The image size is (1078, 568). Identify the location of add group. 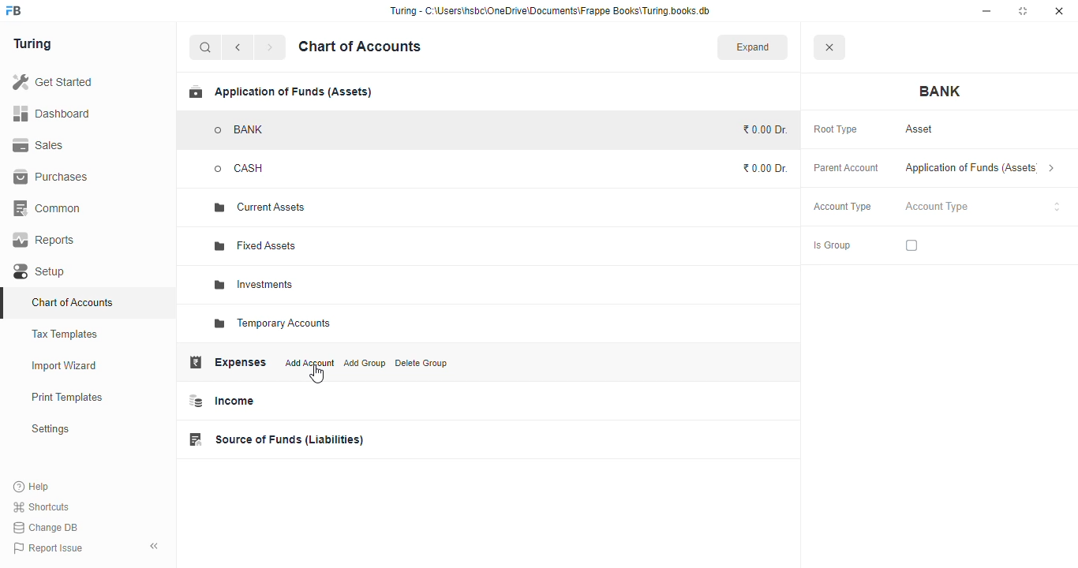
(365, 363).